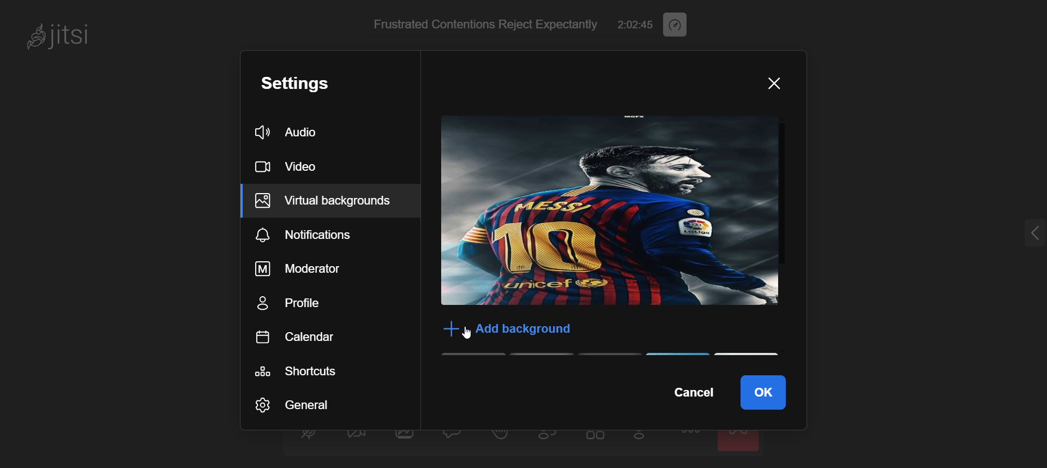  What do you see at coordinates (356, 438) in the screenshot?
I see `start camera` at bounding box center [356, 438].